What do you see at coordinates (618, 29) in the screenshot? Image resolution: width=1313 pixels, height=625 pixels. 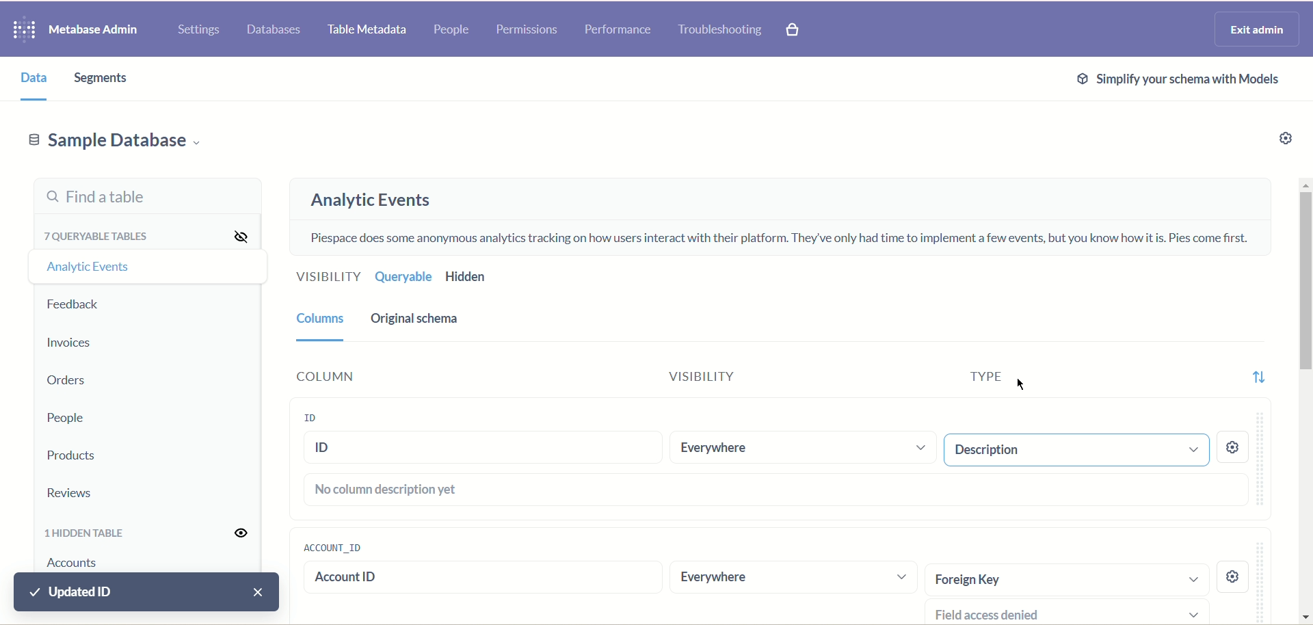 I see `performance` at bounding box center [618, 29].